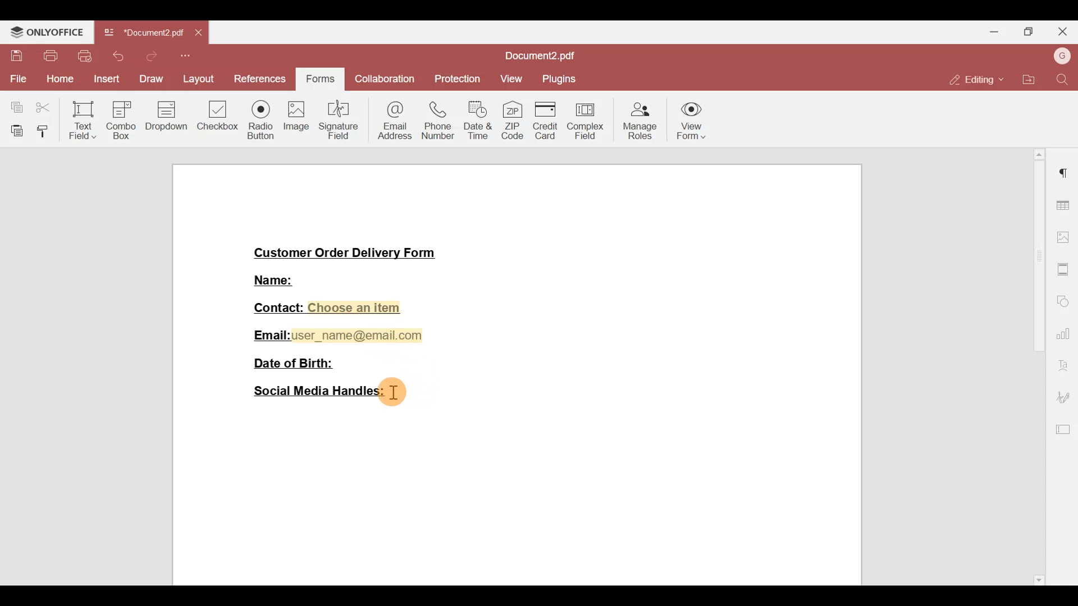 The height and width of the screenshot is (606, 1078). Describe the element at coordinates (124, 118) in the screenshot. I see `Combo box` at that location.